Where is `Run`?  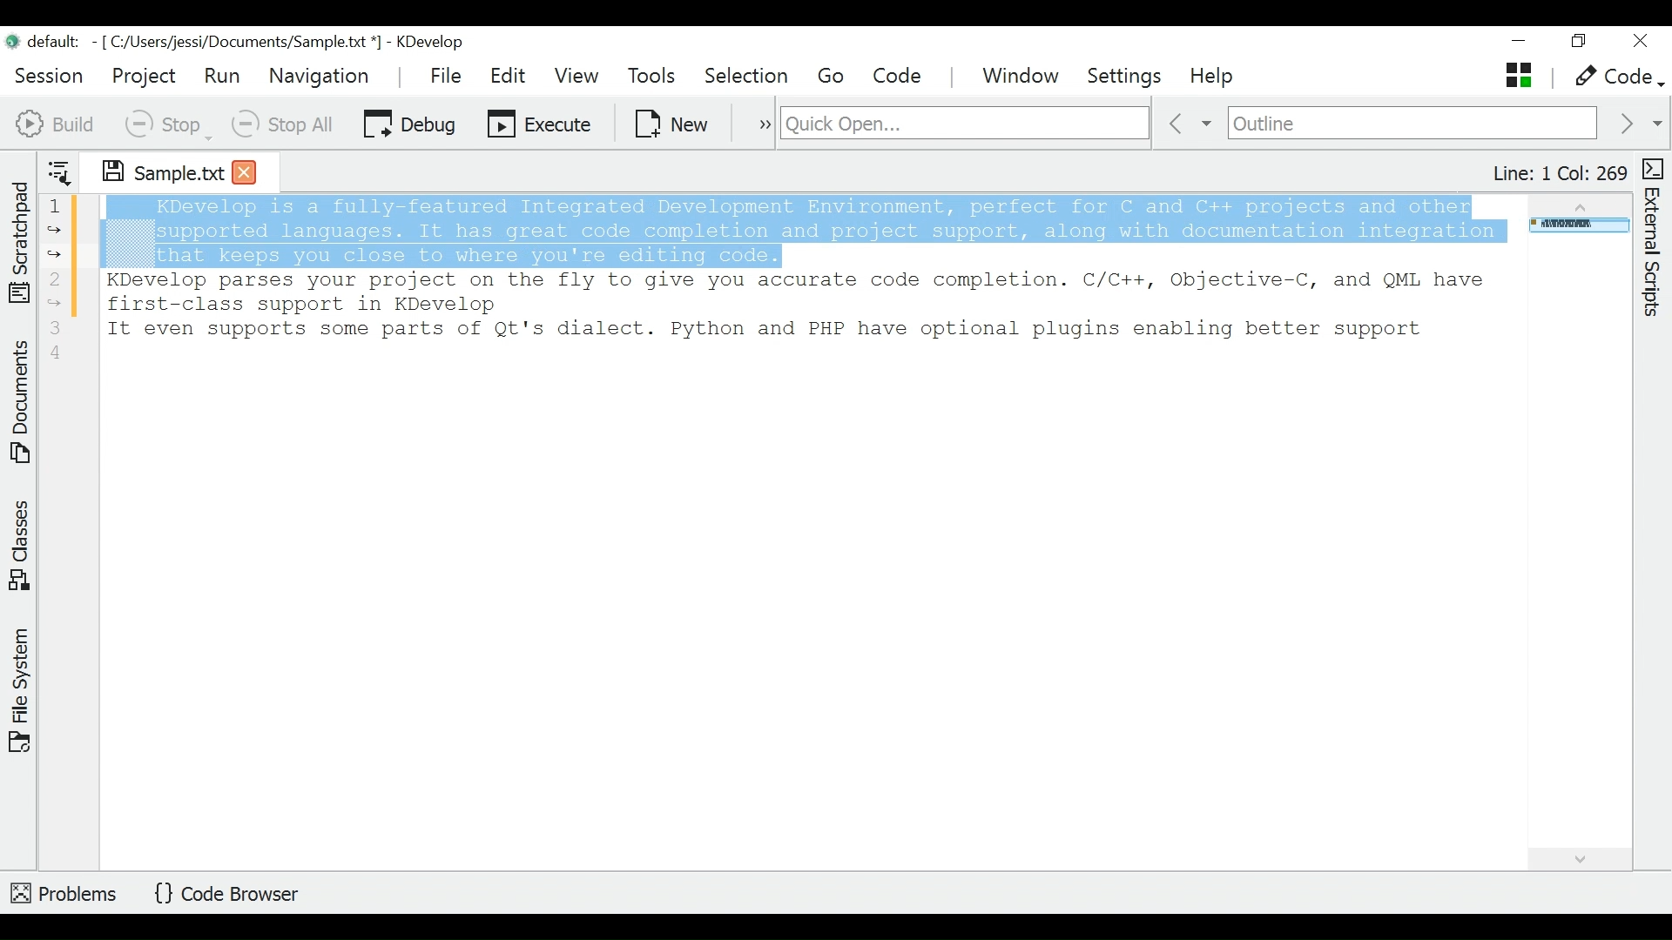
Run is located at coordinates (222, 75).